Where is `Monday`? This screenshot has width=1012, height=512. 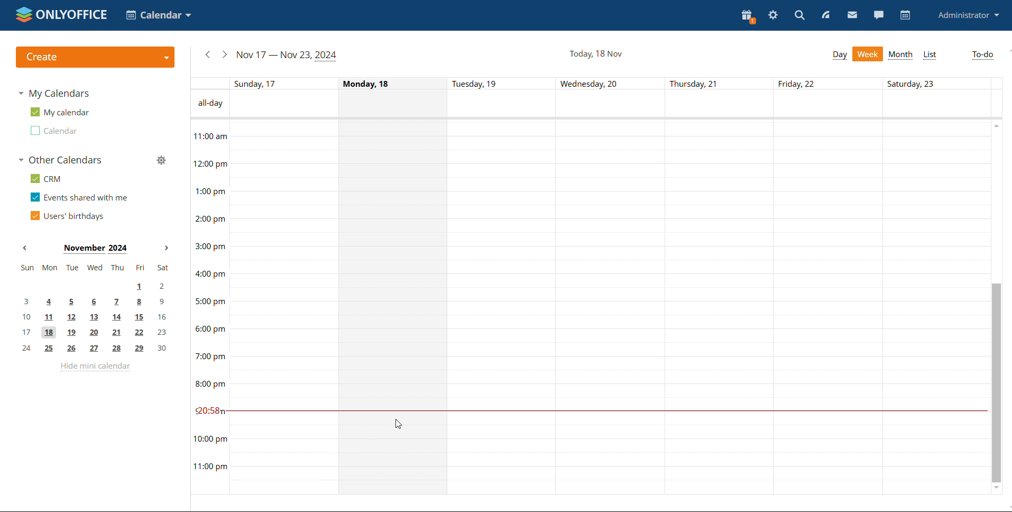 Monday is located at coordinates (393, 309).